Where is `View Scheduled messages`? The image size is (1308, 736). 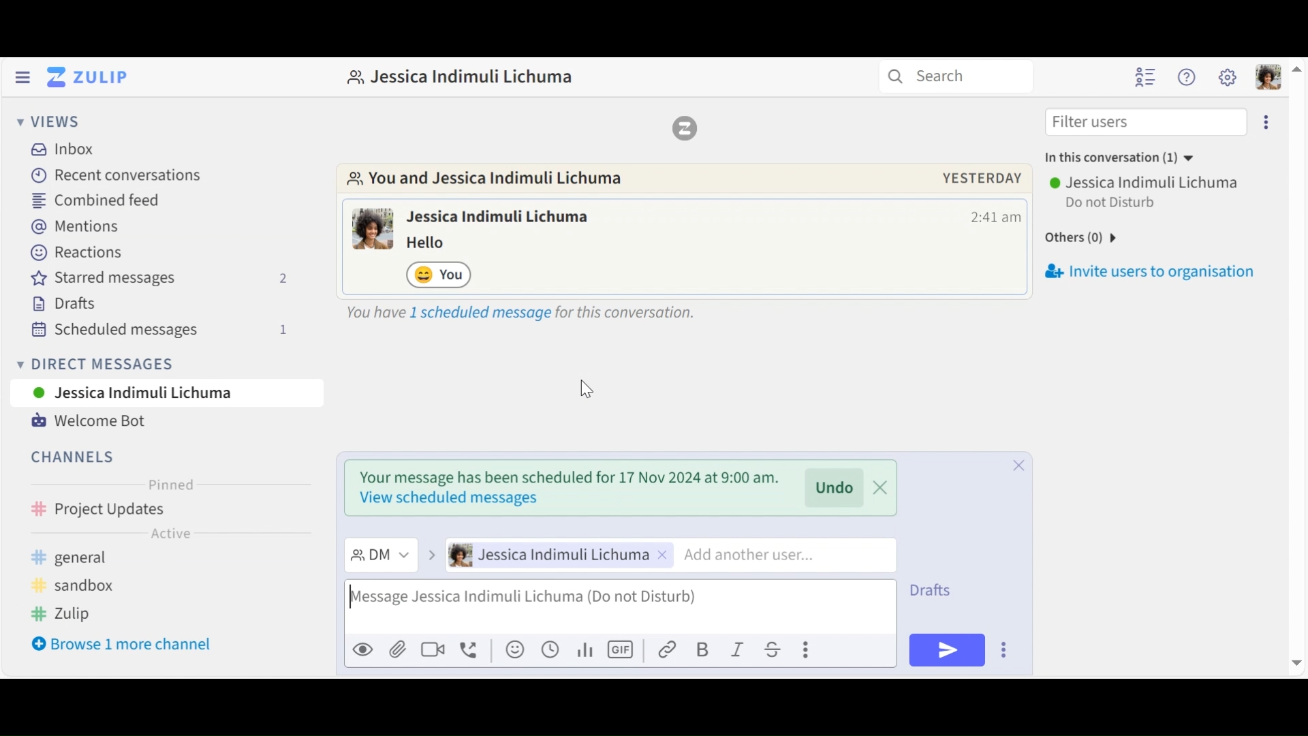 View Scheduled messages is located at coordinates (518, 310).